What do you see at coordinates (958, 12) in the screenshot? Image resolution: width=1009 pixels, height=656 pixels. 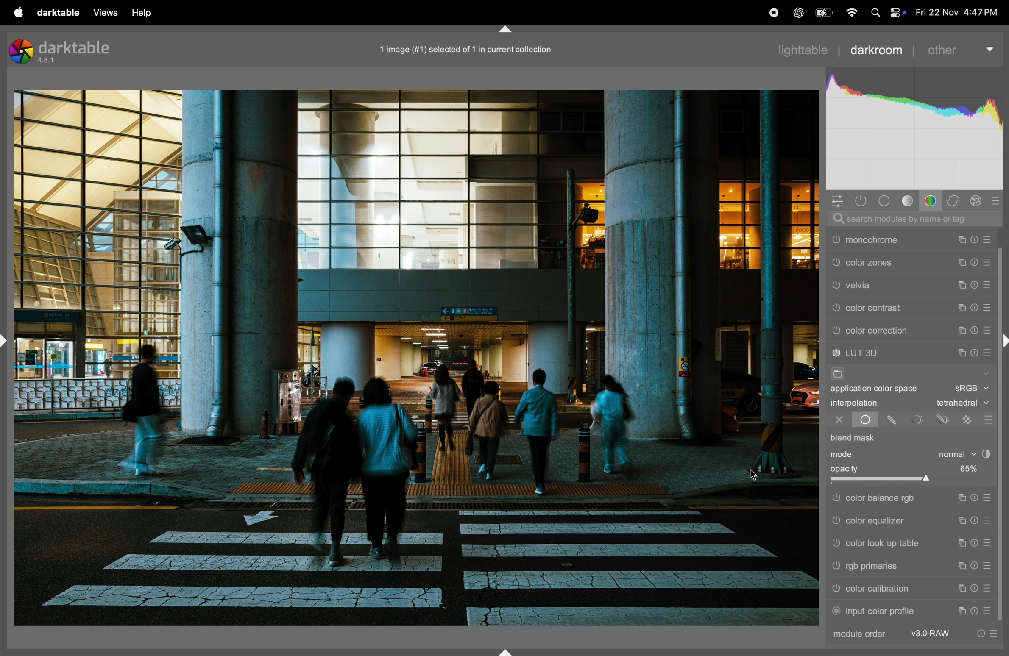 I see `date and time` at bounding box center [958, 12].